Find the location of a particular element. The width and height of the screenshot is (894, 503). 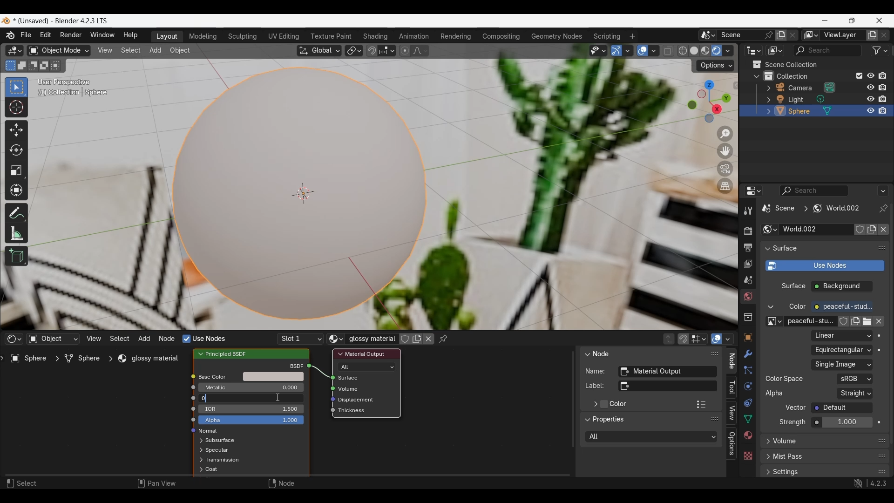

File menu is located at coordinates (26, 35).